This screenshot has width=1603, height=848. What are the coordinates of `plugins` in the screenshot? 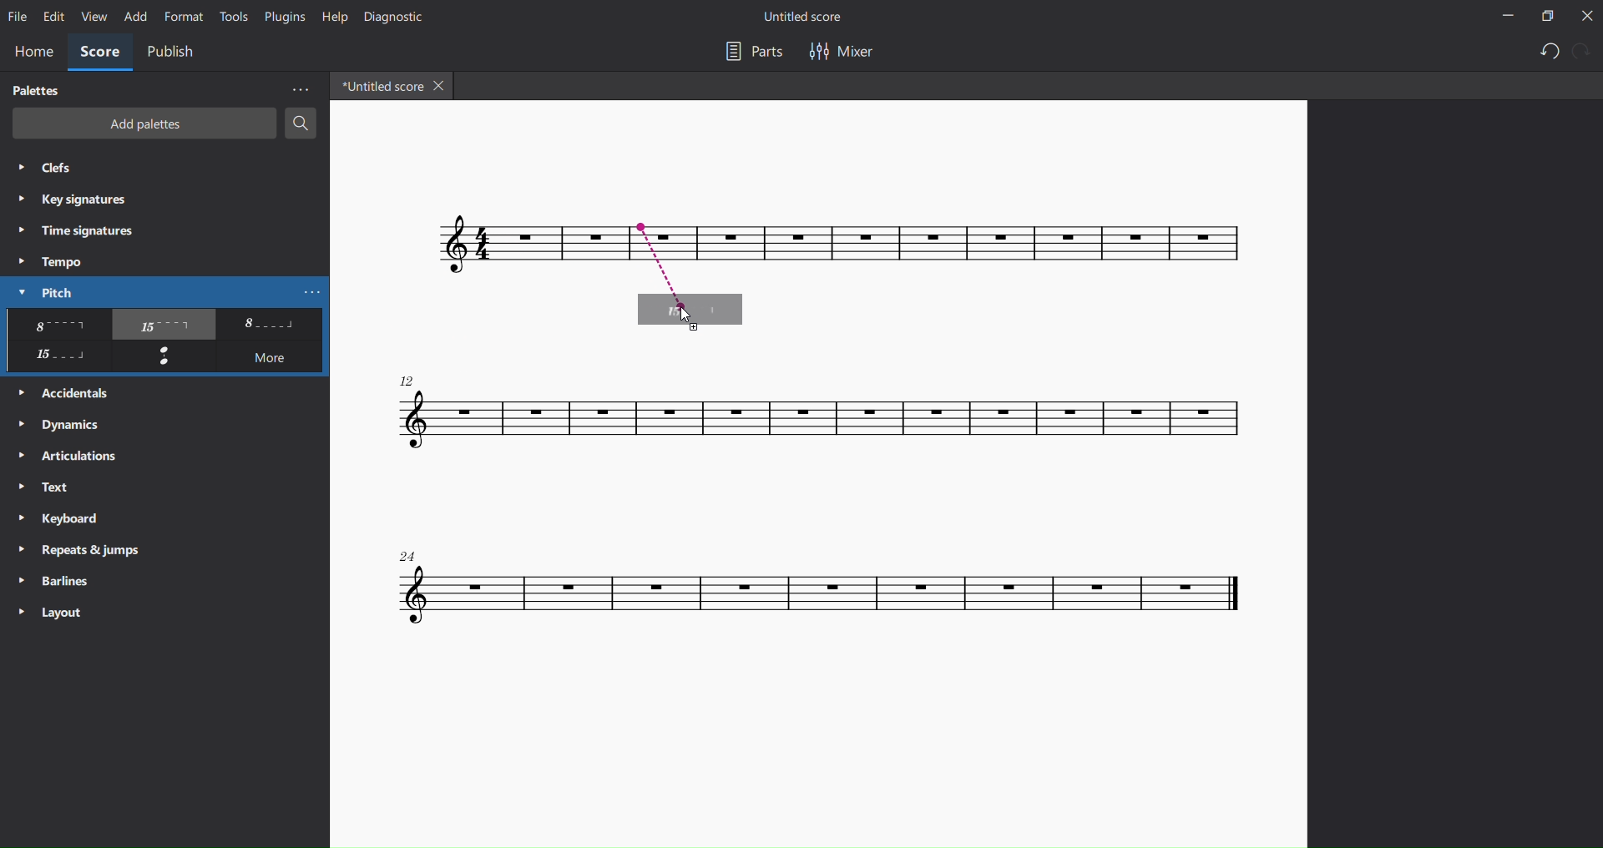 It's located at (281, 16).